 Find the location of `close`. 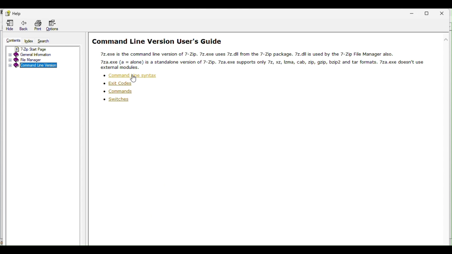

close is located at coordinates (444, 13).